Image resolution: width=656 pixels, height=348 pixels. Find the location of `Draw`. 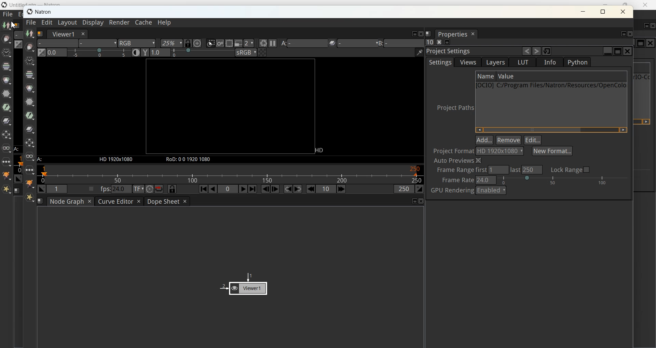

Draw is located at coordinates (6, 39).